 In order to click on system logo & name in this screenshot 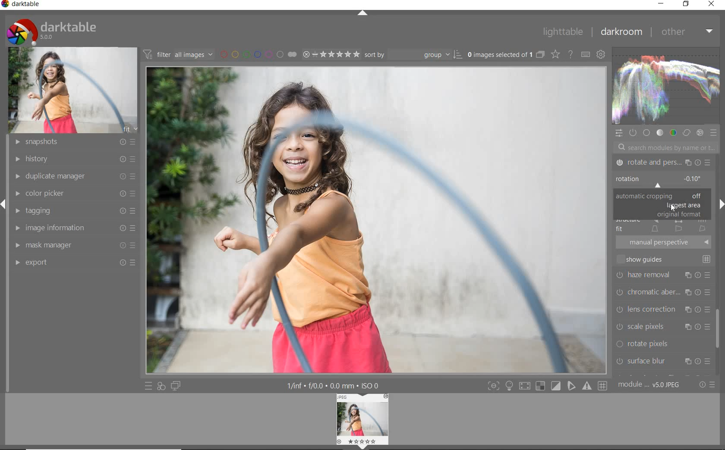, I will do `click(54, 31)`.